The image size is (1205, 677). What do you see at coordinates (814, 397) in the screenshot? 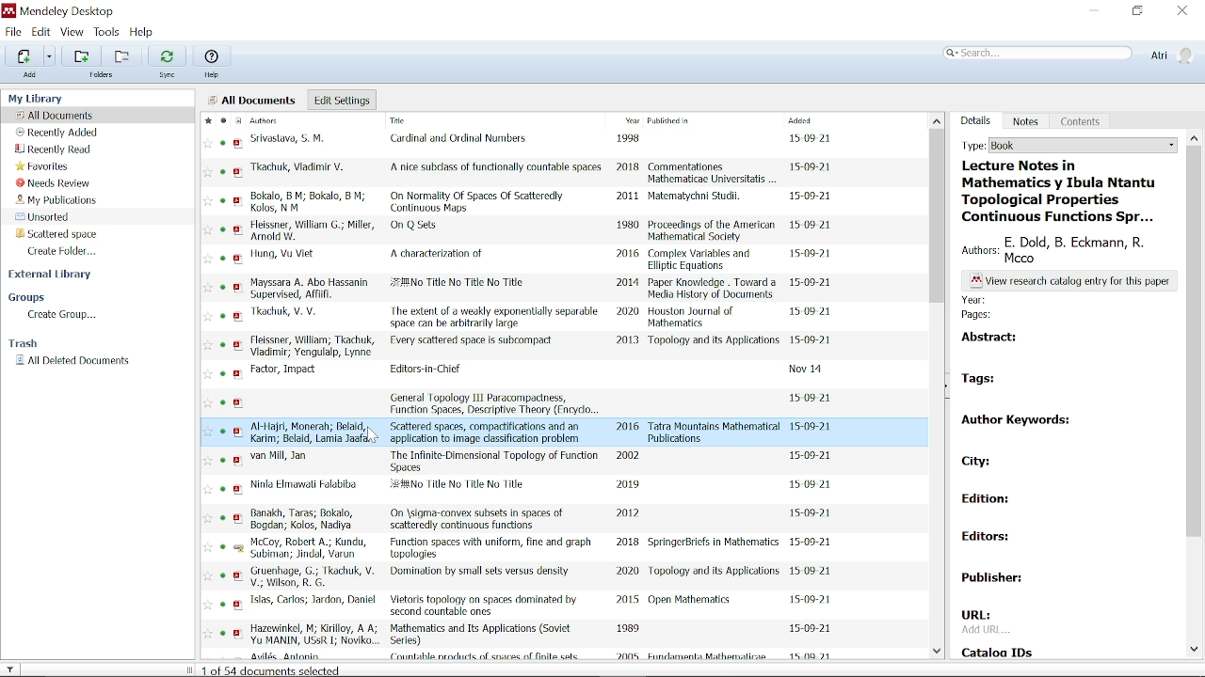
I see `date` at bounding box center [814, 397].